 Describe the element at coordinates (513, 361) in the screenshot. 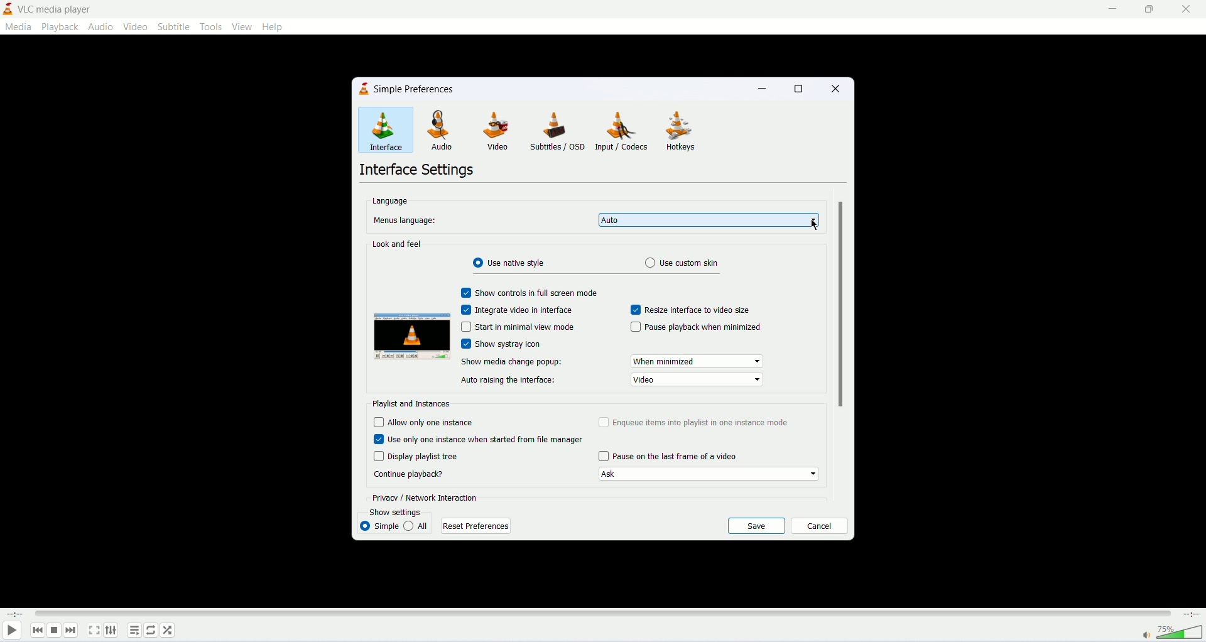

I see `show media change popup` at that location.